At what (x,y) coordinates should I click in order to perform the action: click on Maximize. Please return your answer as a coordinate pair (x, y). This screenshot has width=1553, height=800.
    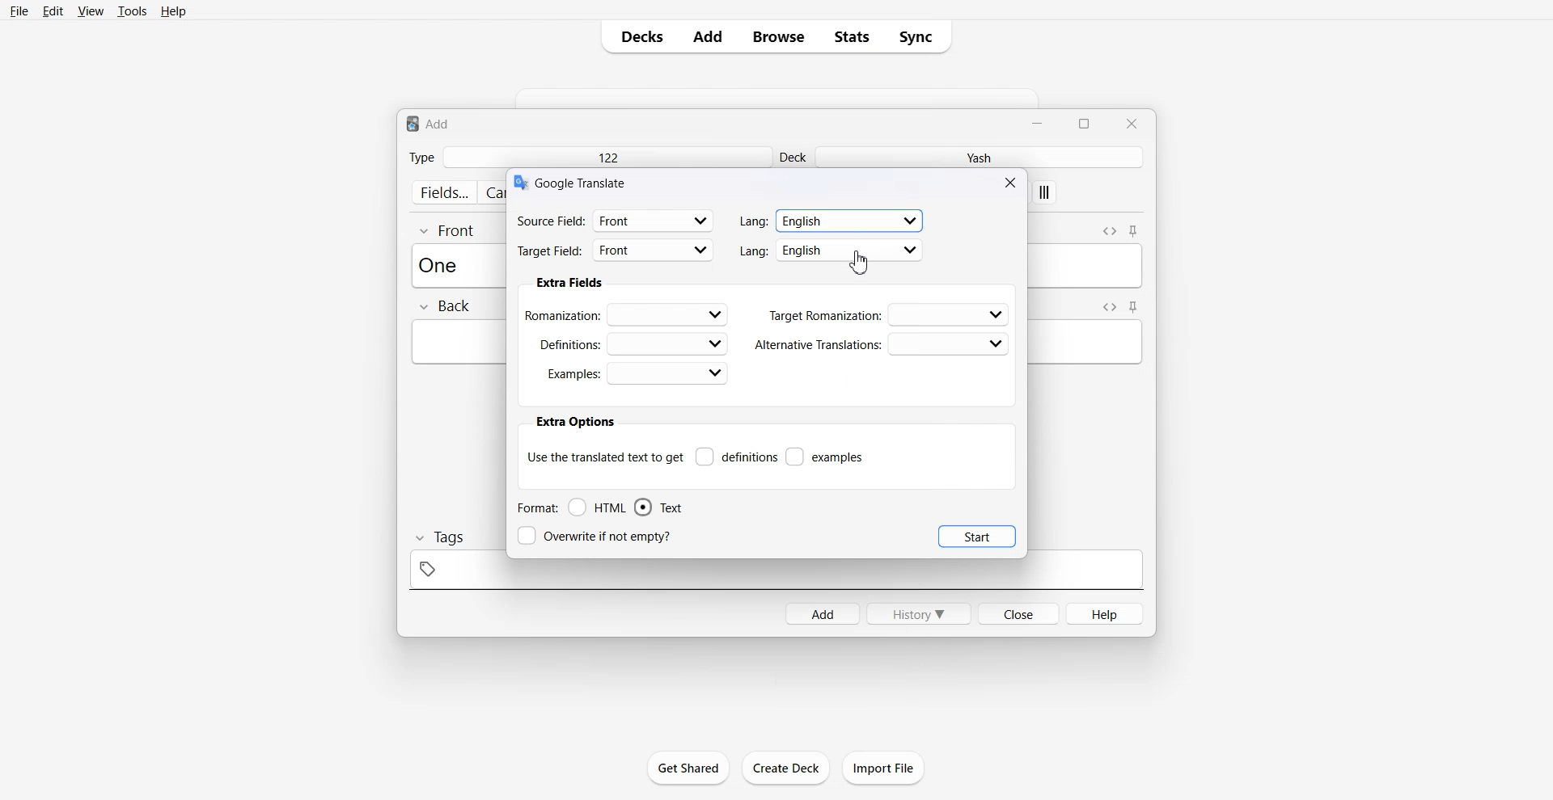
    Looking at the image, I should click on (1087, 122).